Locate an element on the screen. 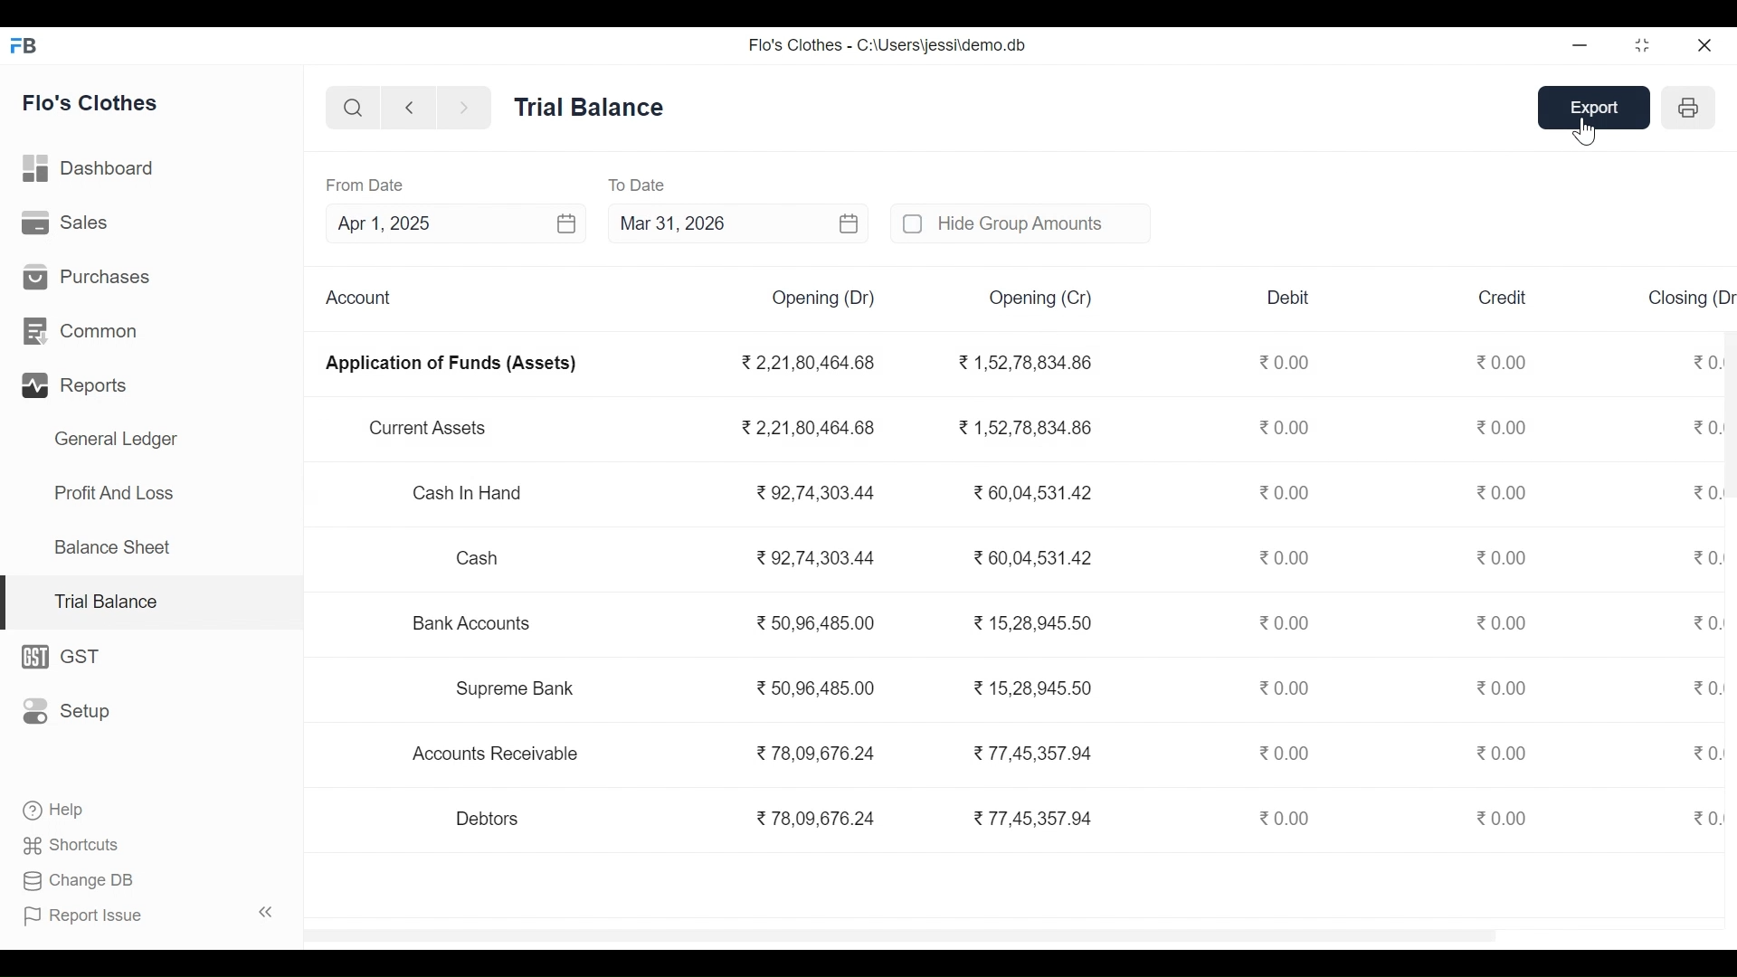 This screenshot has height=977, width=1737. Credit is located at coordinates (1504, 296).